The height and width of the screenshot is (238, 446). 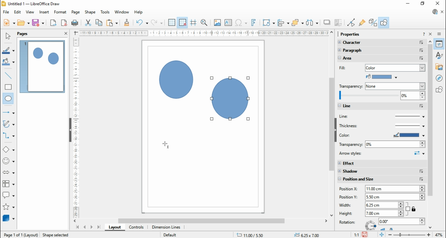 I want to click on transperency, so click(x=352, y=86).